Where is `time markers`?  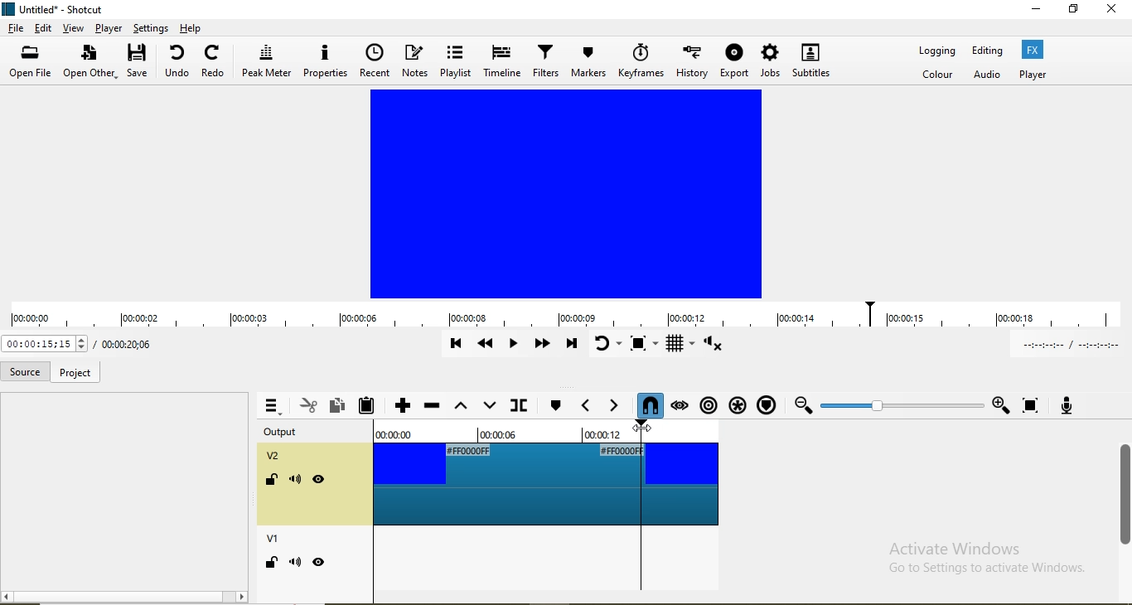 time markers is located at coordinates (543, 430).